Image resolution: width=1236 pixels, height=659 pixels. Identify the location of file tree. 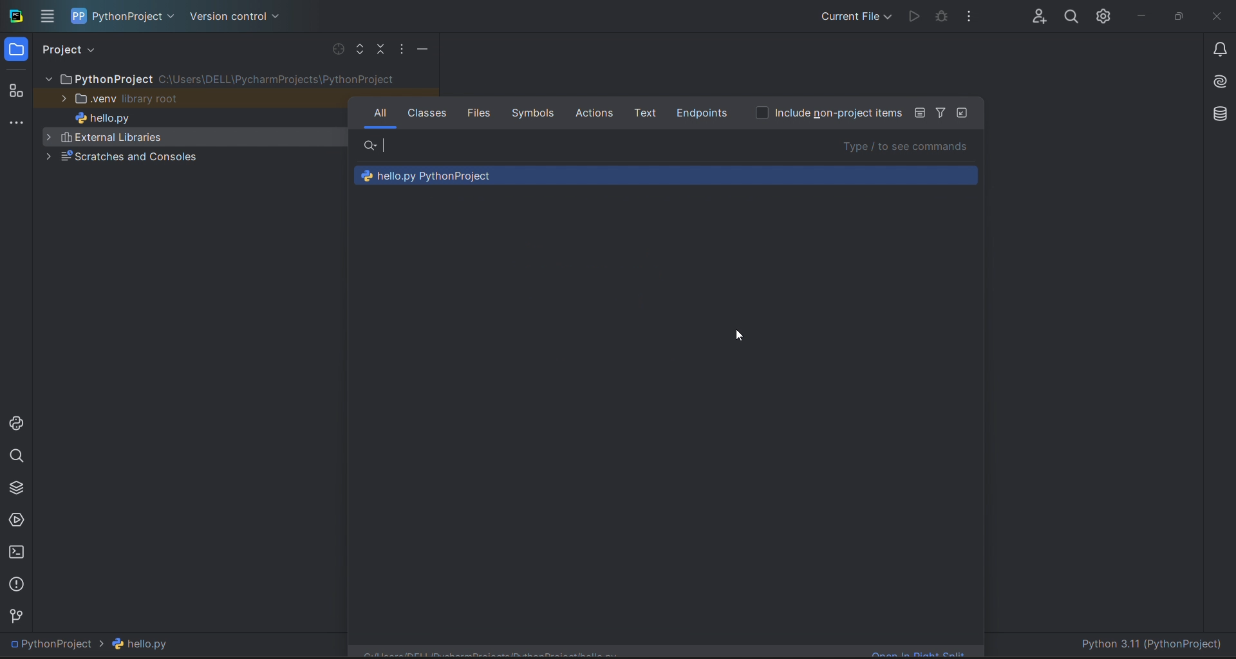
(236, 77).